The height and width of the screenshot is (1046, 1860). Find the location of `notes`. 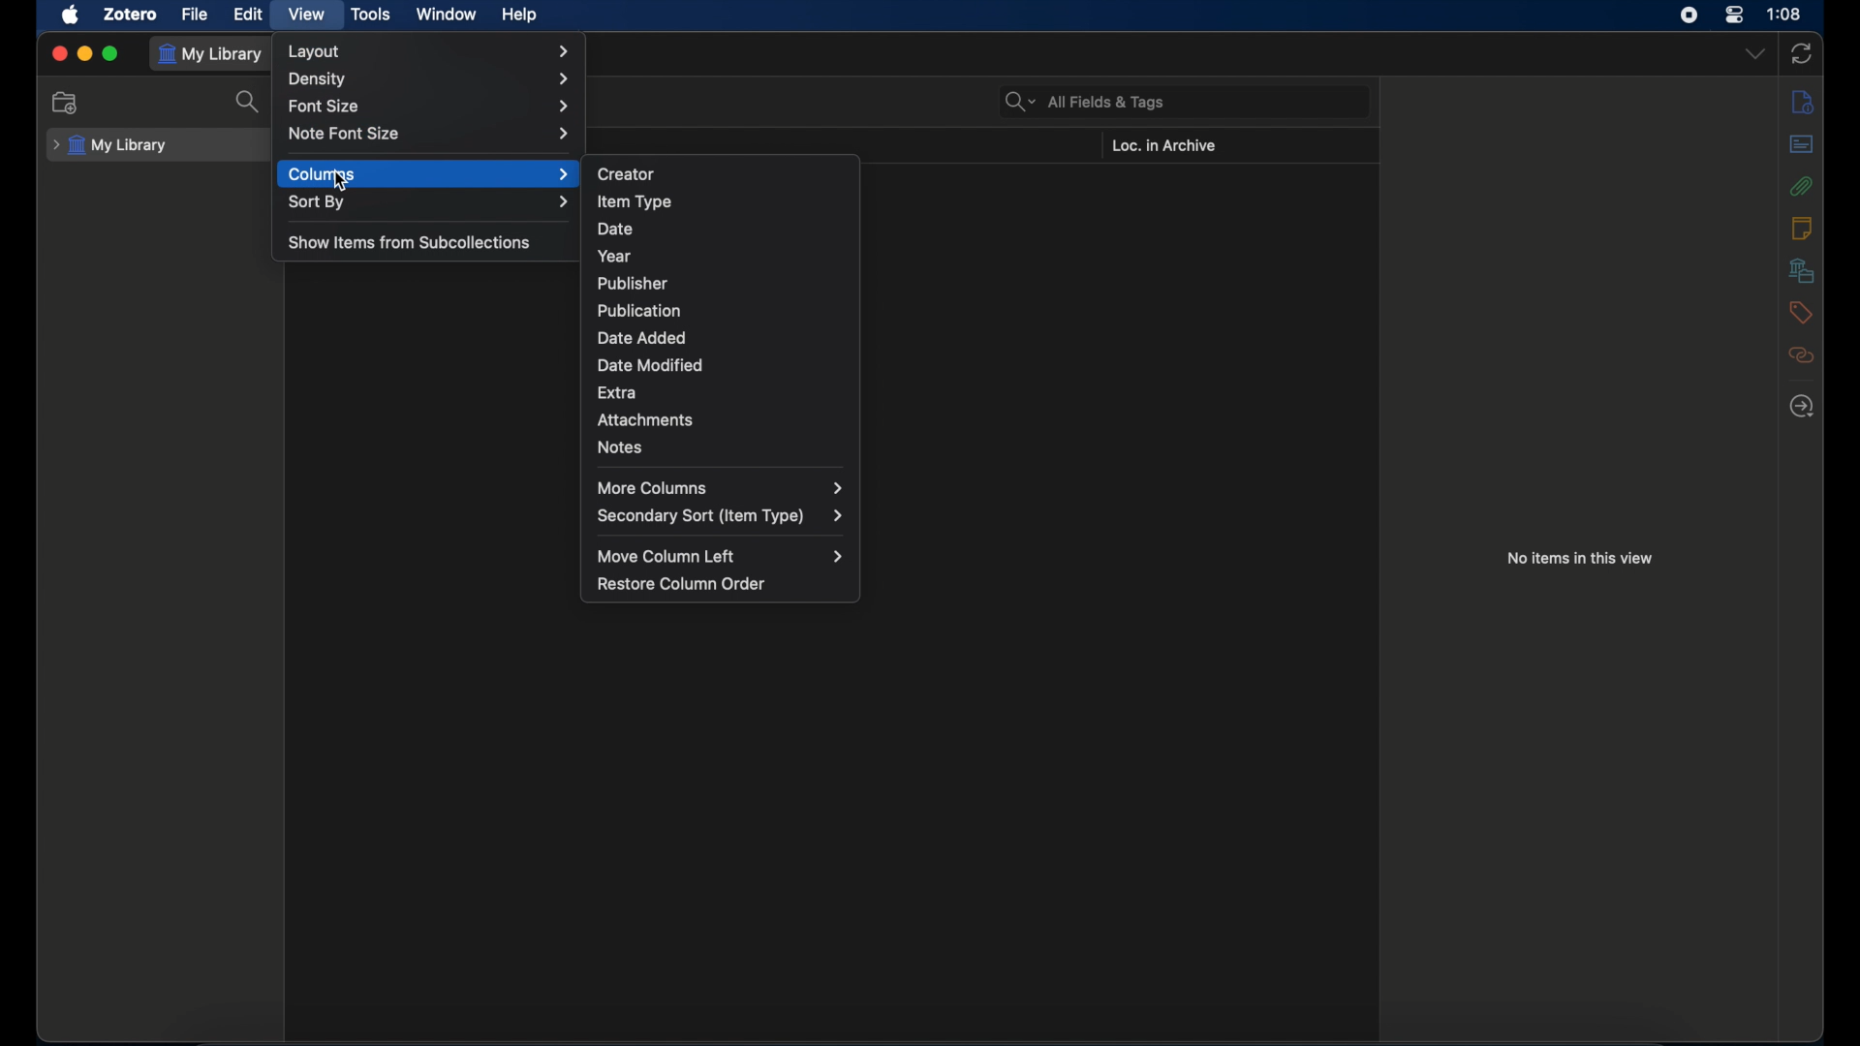

notes is located at coordinates (621, 447).